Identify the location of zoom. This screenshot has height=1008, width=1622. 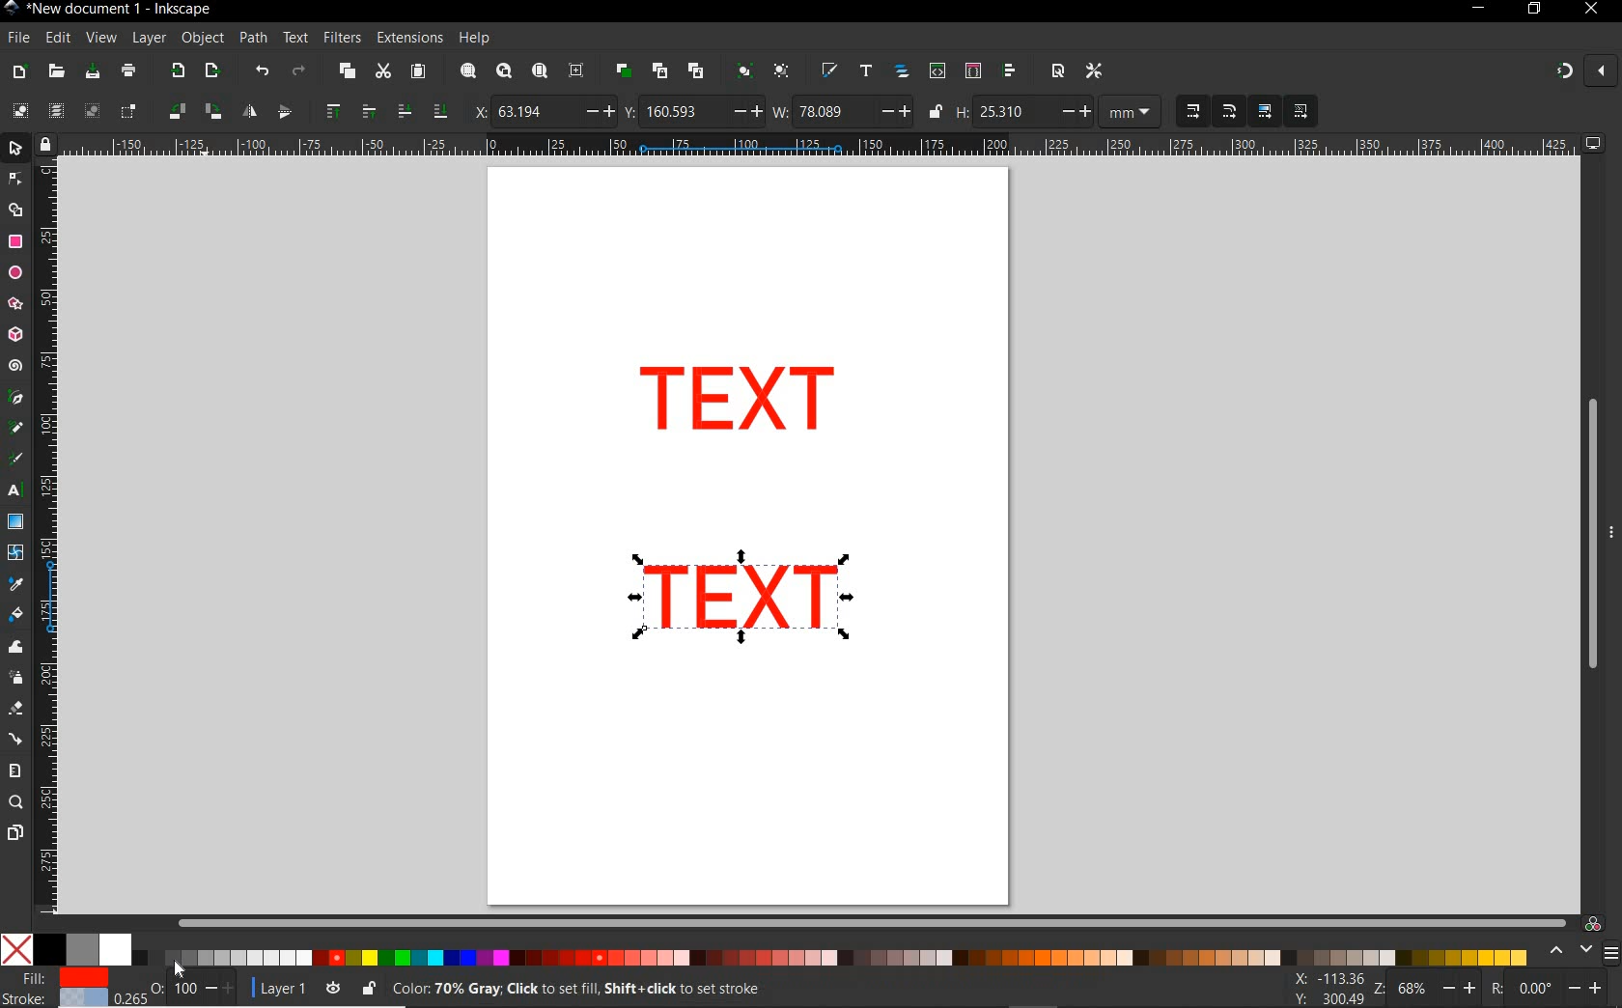
(1421, 989).